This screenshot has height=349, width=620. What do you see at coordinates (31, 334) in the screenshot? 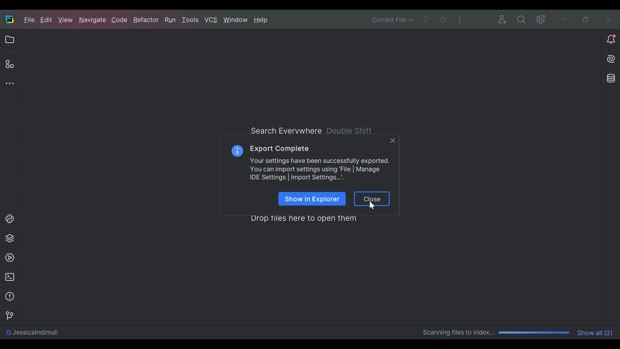
I see `Directory` at bounding box center [31, 334].